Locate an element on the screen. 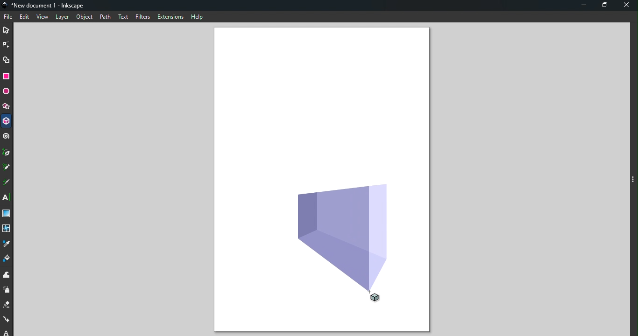 This screenshot has width=638, height=336. Path is located at coordinates (106, 17).